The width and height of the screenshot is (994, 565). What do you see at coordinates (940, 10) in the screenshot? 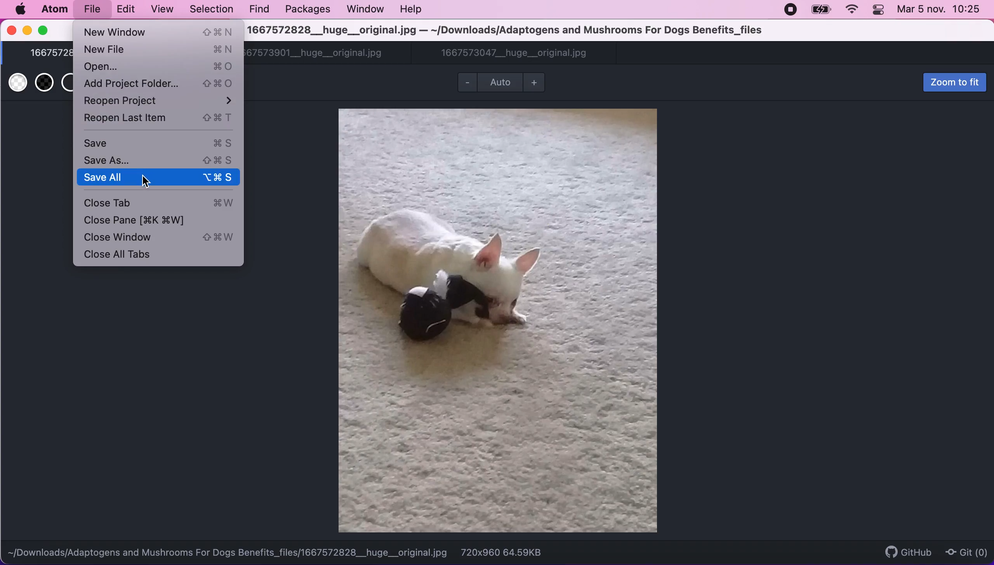
I see `Mar 5 nov. 10:25` at bounding box center [940, 10].